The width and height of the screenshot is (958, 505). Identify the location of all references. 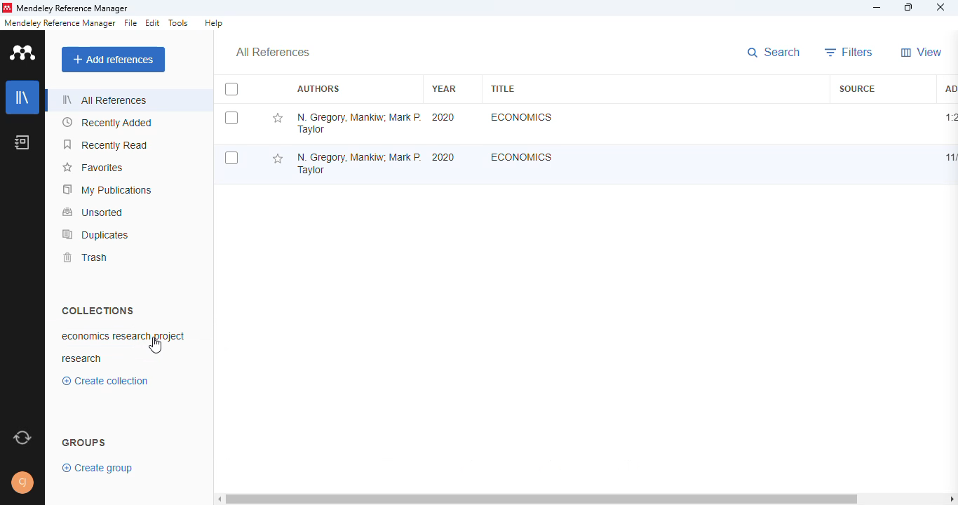
(104, 100).